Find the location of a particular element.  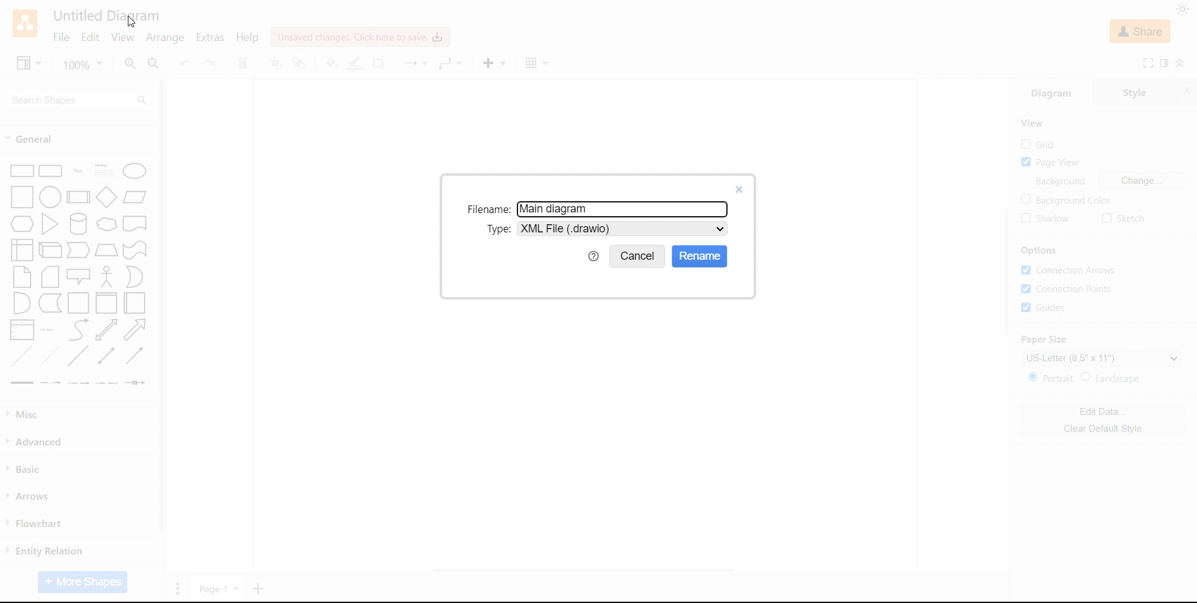

More shapes is located at coordinates (82, 582).